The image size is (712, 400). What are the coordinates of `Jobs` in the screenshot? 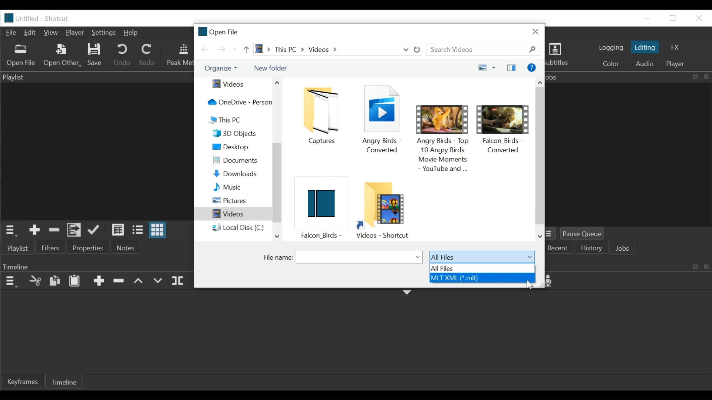 It's located at (624, 249).